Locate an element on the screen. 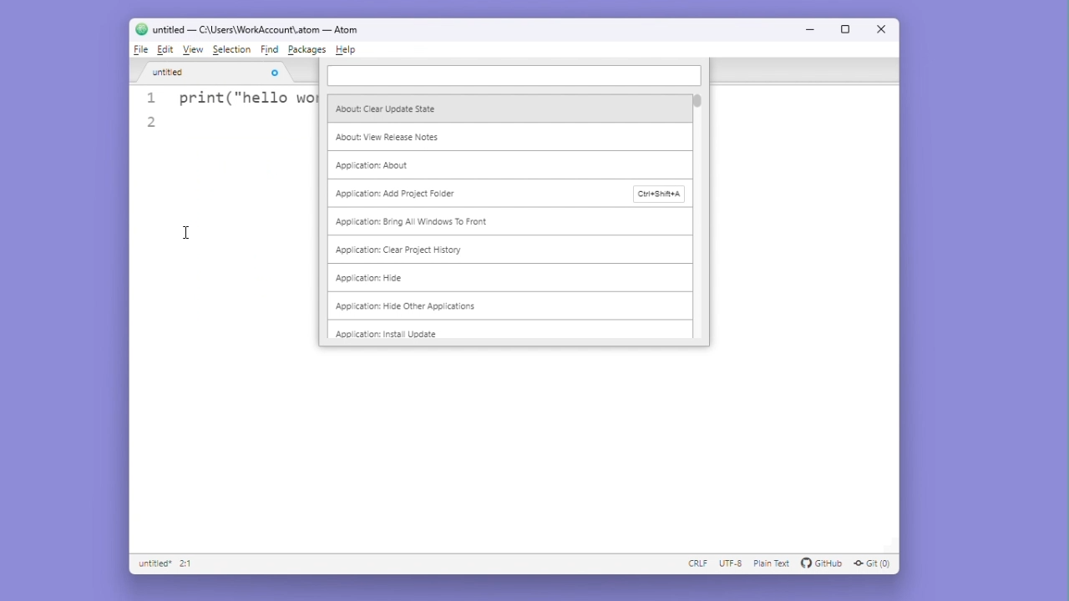 The width and height of the screenshot is (1069, 601). Application hide other applications is located at coordinates (404, 306).